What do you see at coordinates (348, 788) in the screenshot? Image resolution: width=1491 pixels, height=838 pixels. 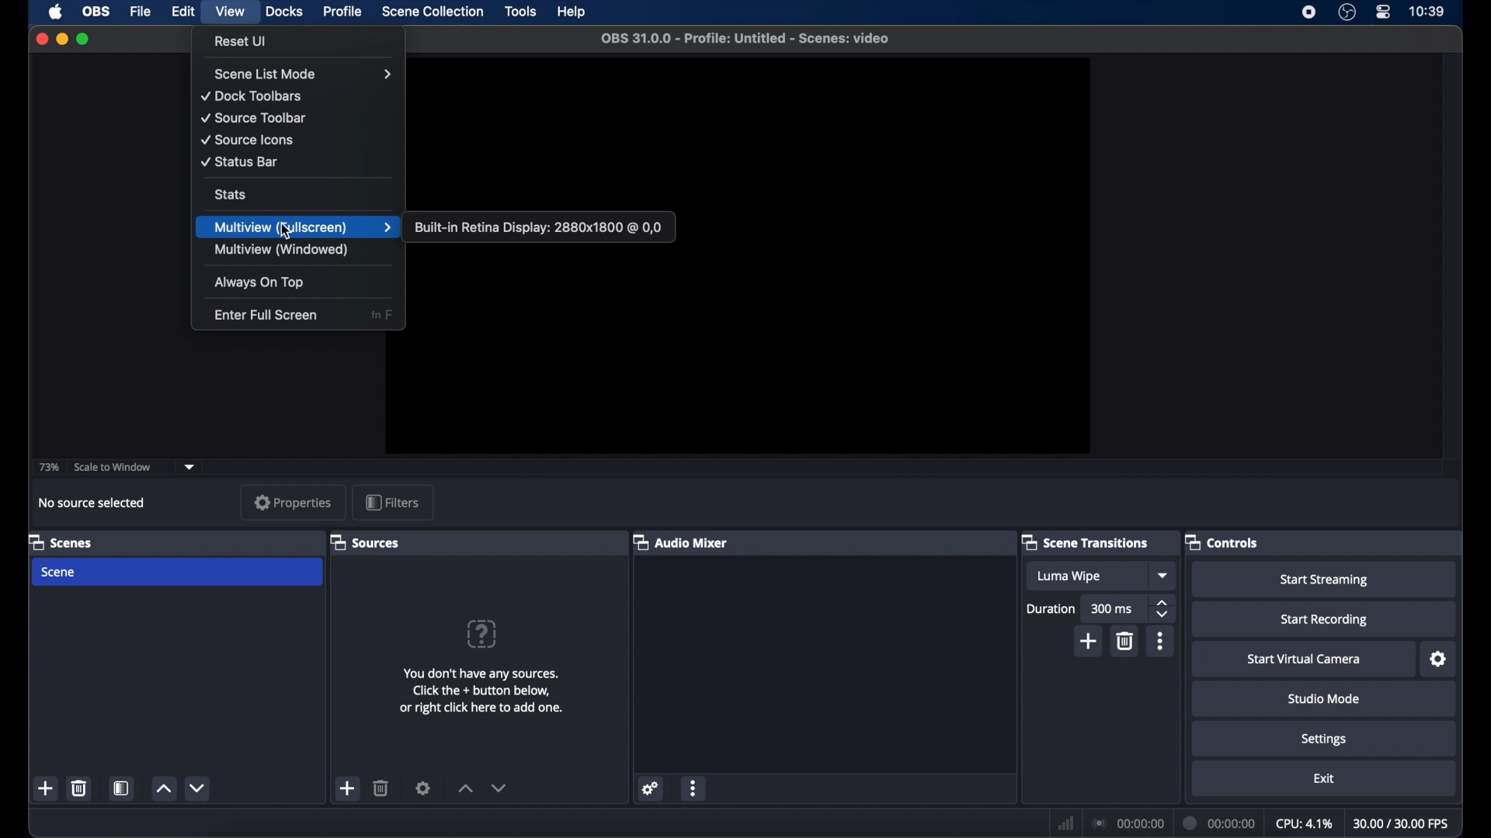 I see `add` at bounding box center [348, 788].